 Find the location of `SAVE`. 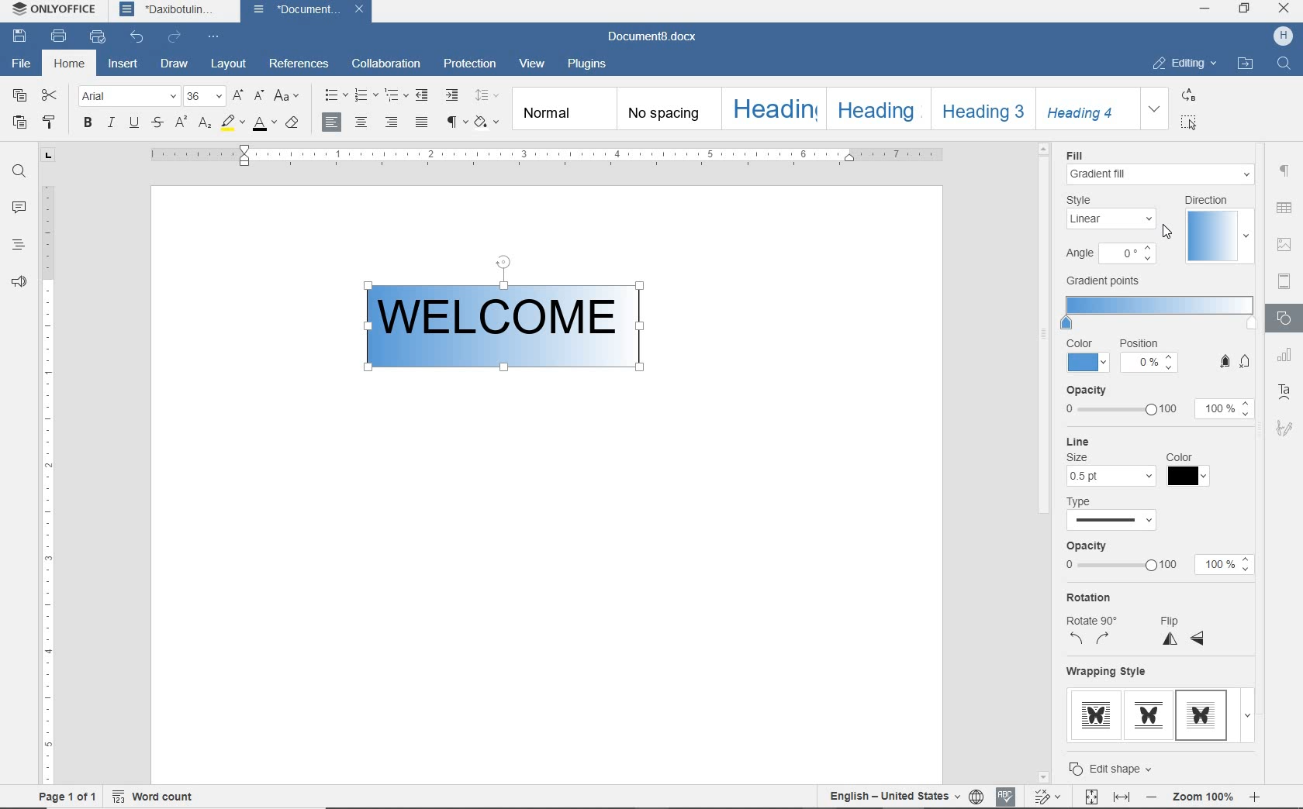

SAVE is located at coordinates (19, 35).